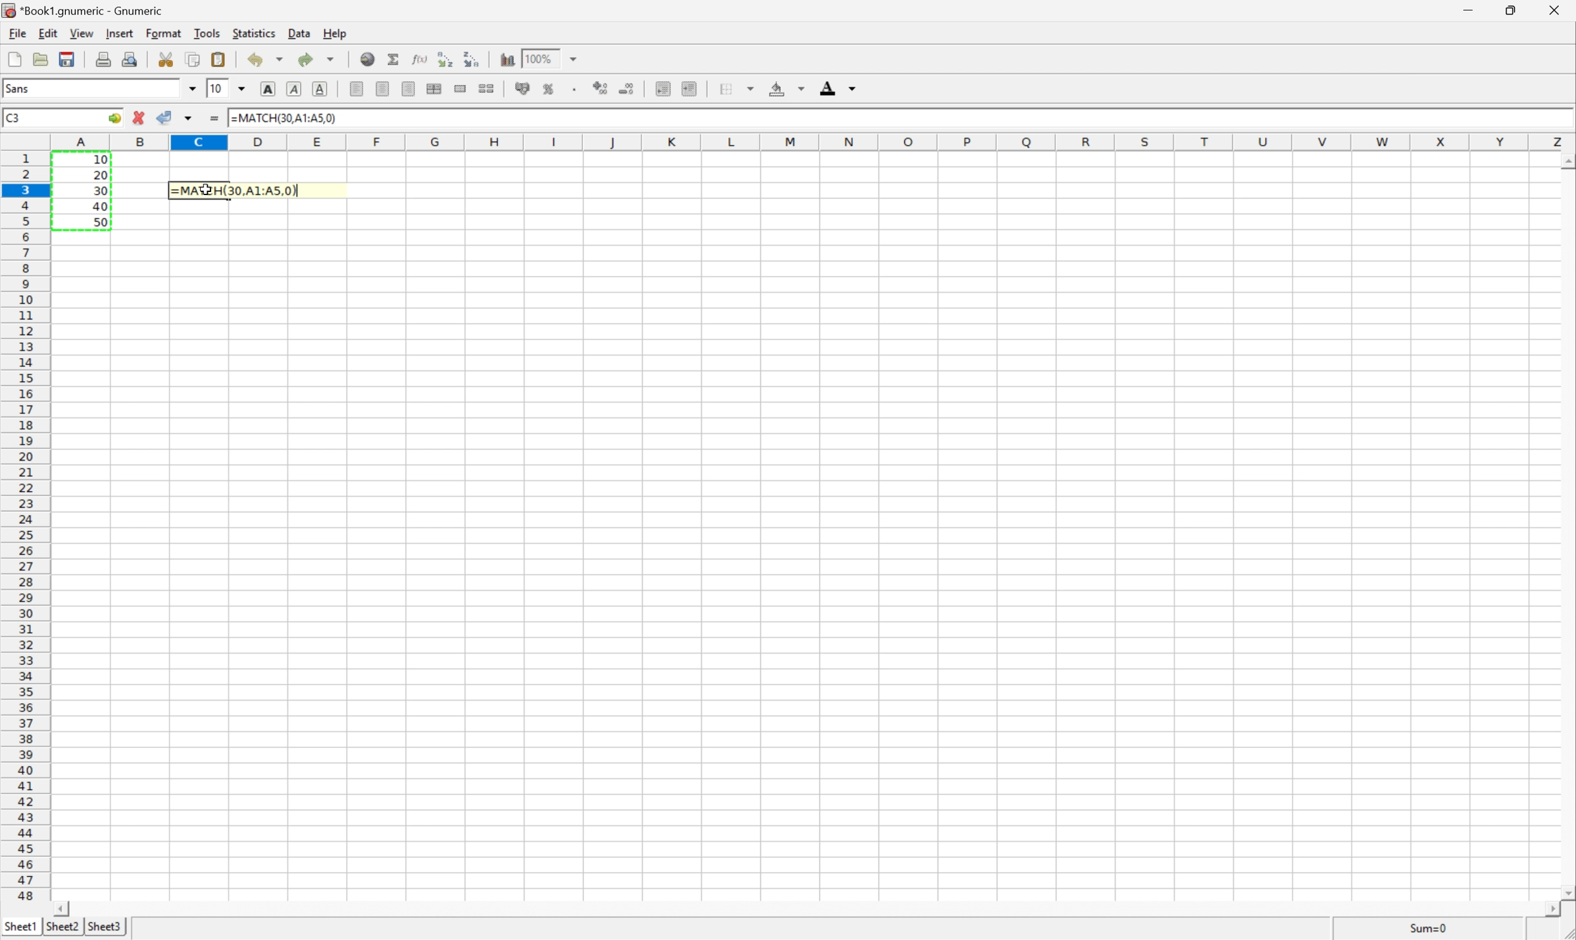 The width and height of the screenshot is (1576, 940). Describe the element at coordinates (750, 87) in the screenshot. I see `Drop down` at that location.